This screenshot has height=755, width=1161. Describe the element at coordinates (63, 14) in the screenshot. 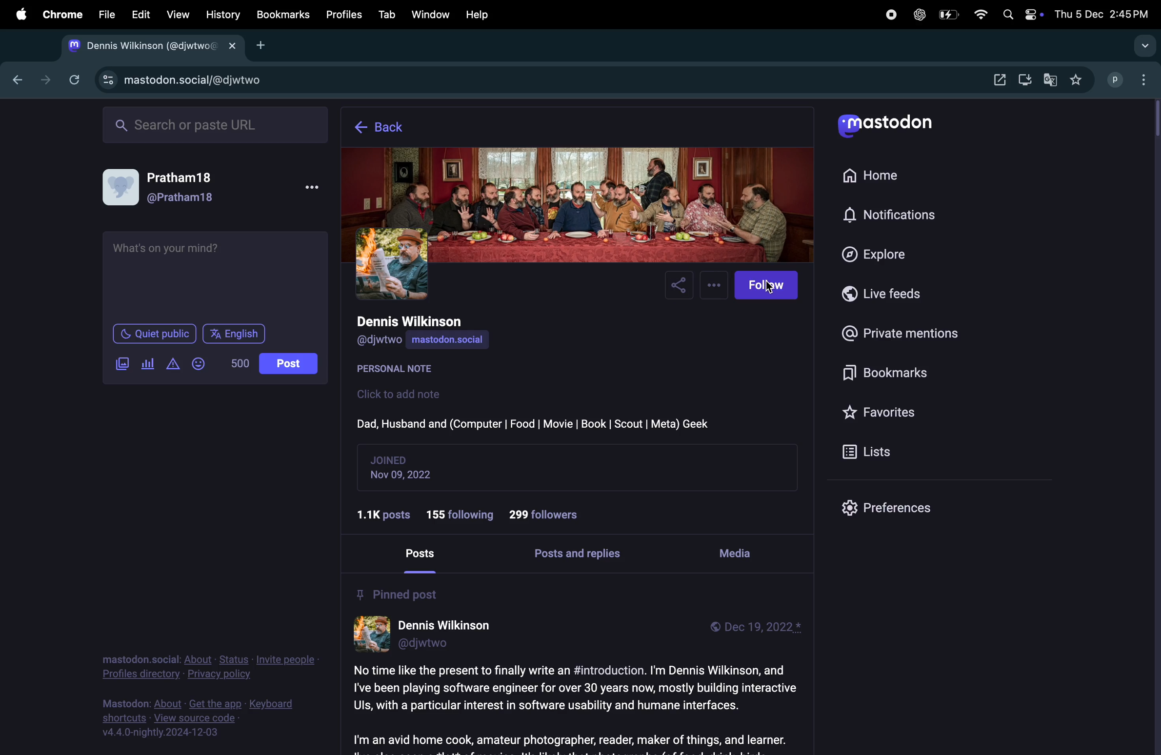

I see `chrome` at that location.